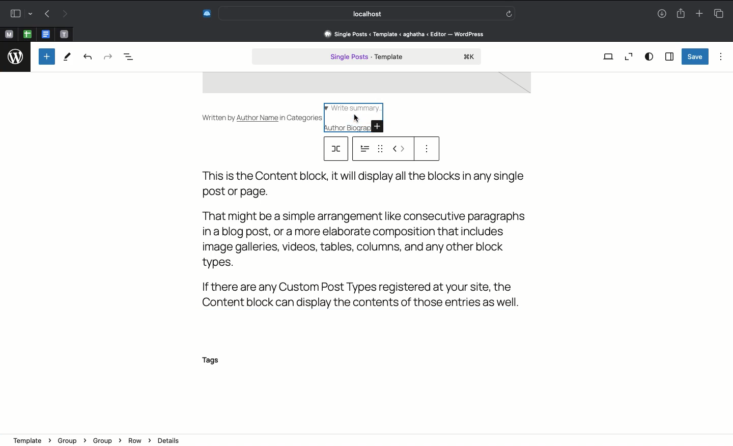  I want to click on logo, so click(16, 54).